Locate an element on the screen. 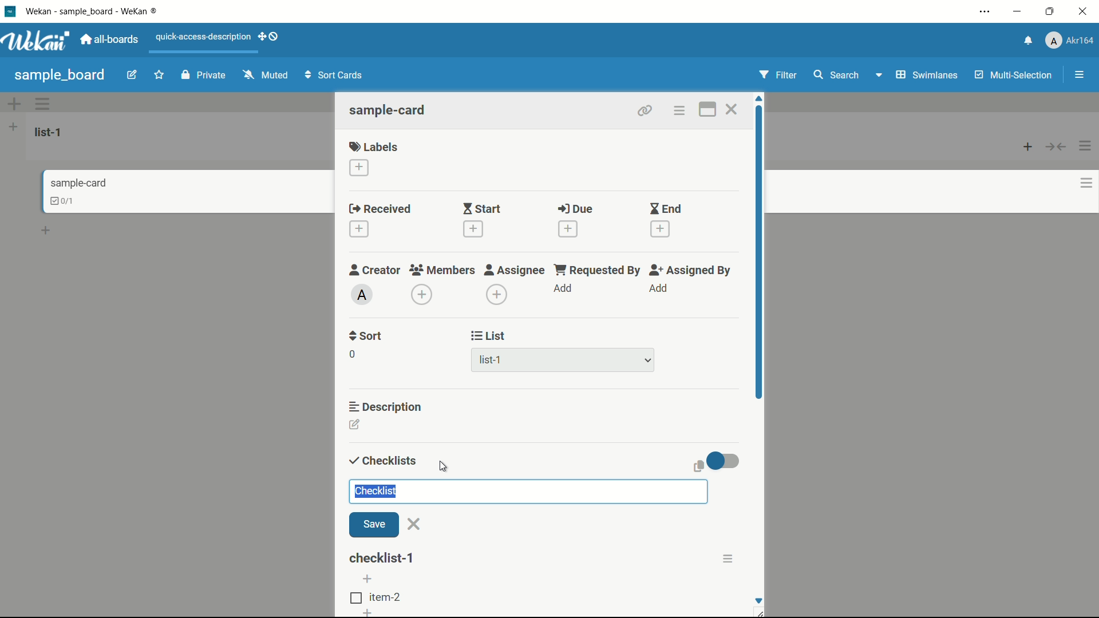 Image resolution: width=1099 pixels, height=618 pixels. add assignee is located at coordinates (497, 295).